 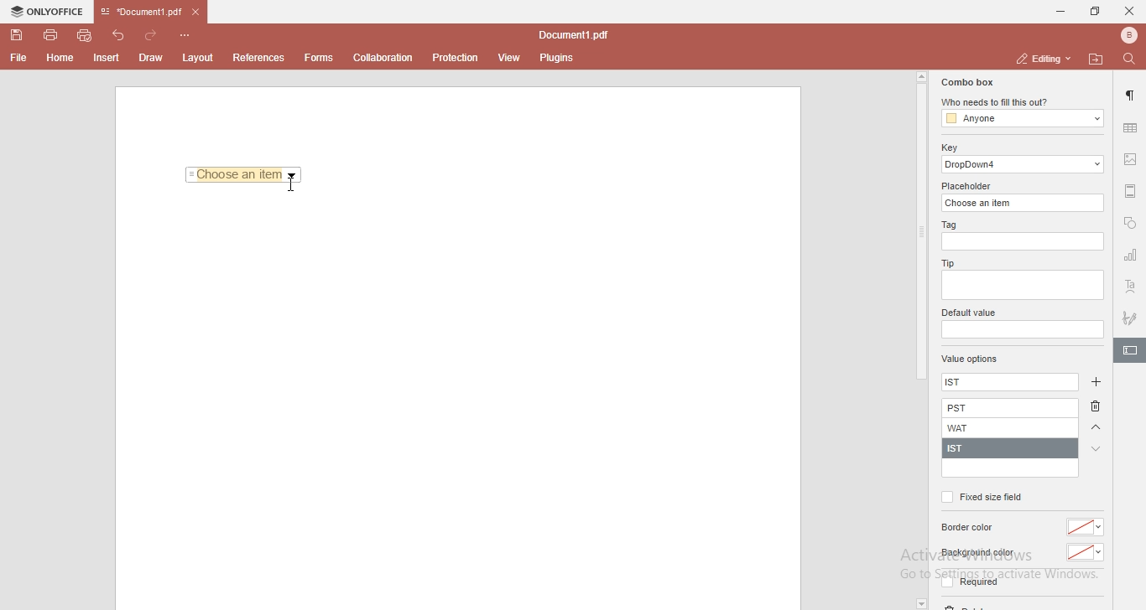 What do you see at coordinates (971, 313) in the screenshot?
I see `default value` at bounding box center [971, 313].